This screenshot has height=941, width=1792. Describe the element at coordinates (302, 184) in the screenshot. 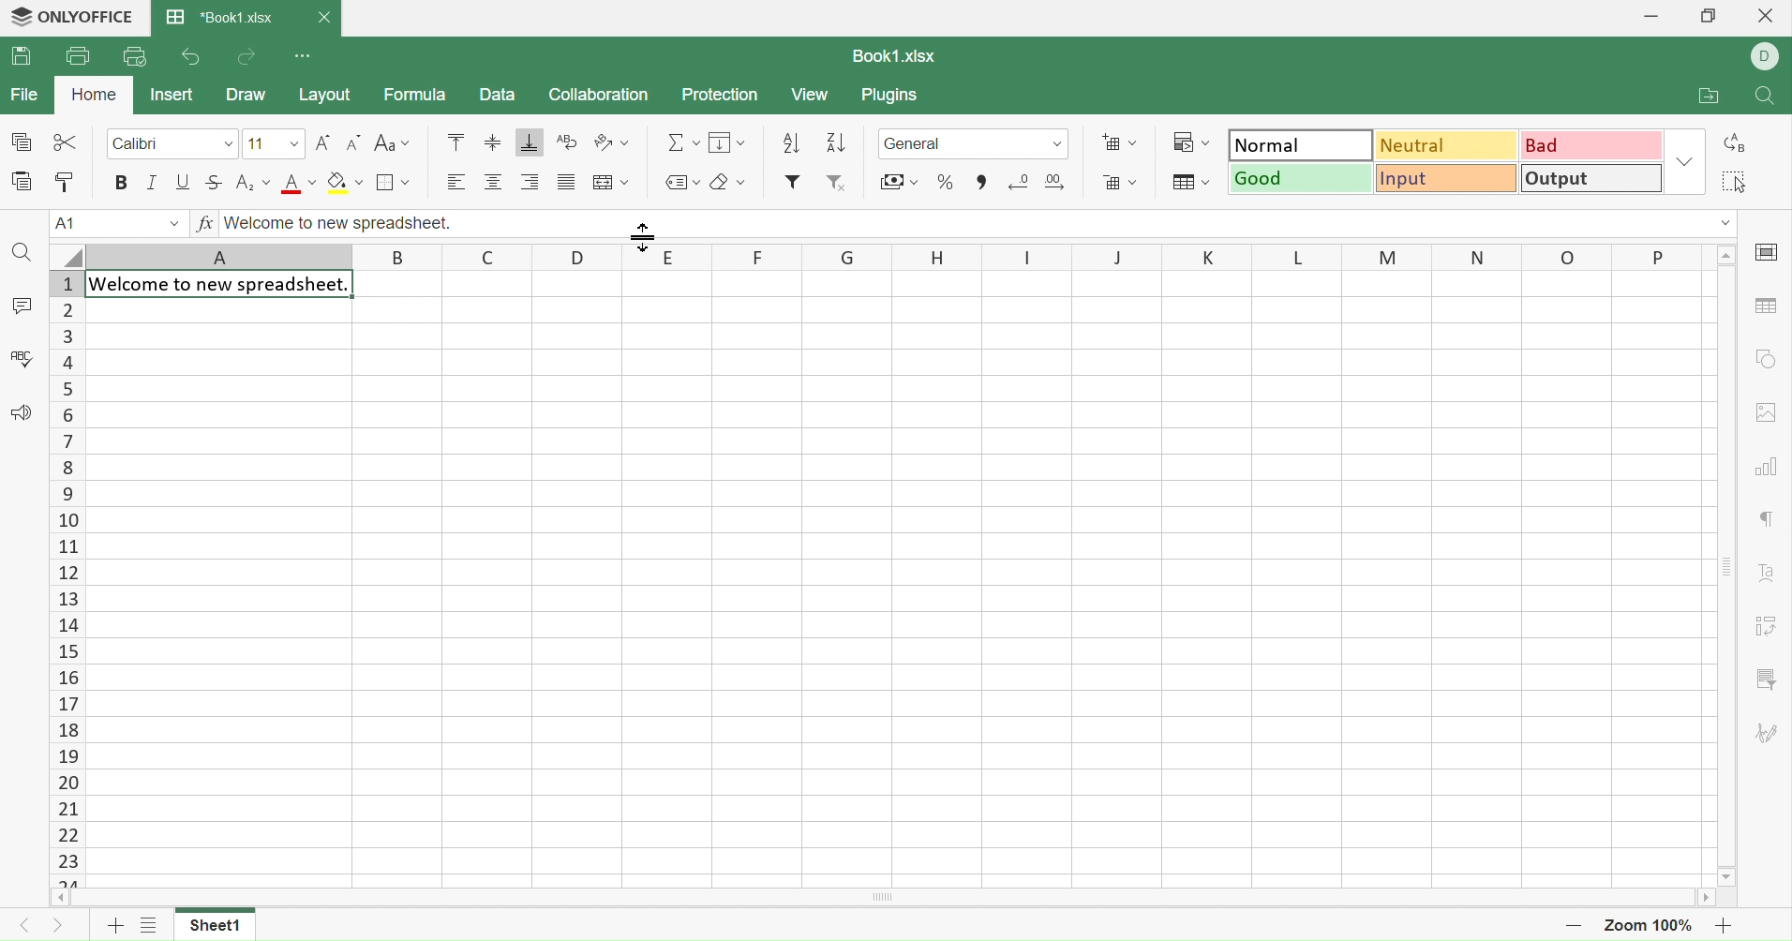

I see `Font color` at that location.